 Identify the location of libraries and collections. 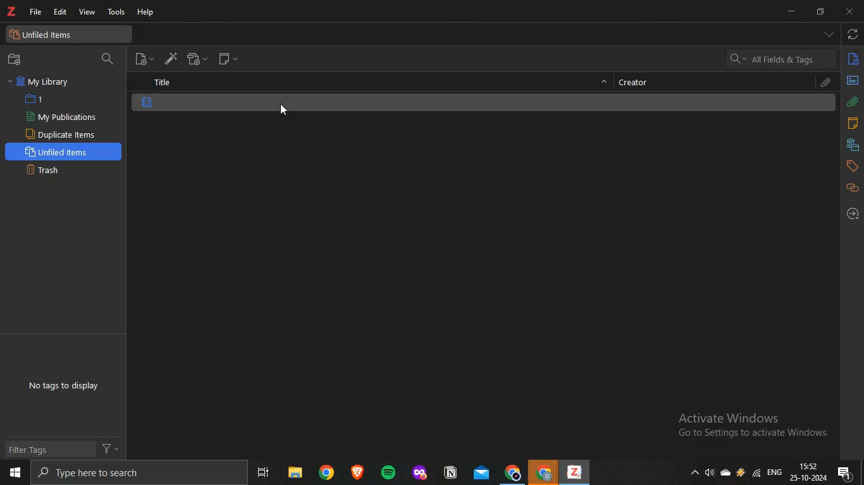
(853, 144).